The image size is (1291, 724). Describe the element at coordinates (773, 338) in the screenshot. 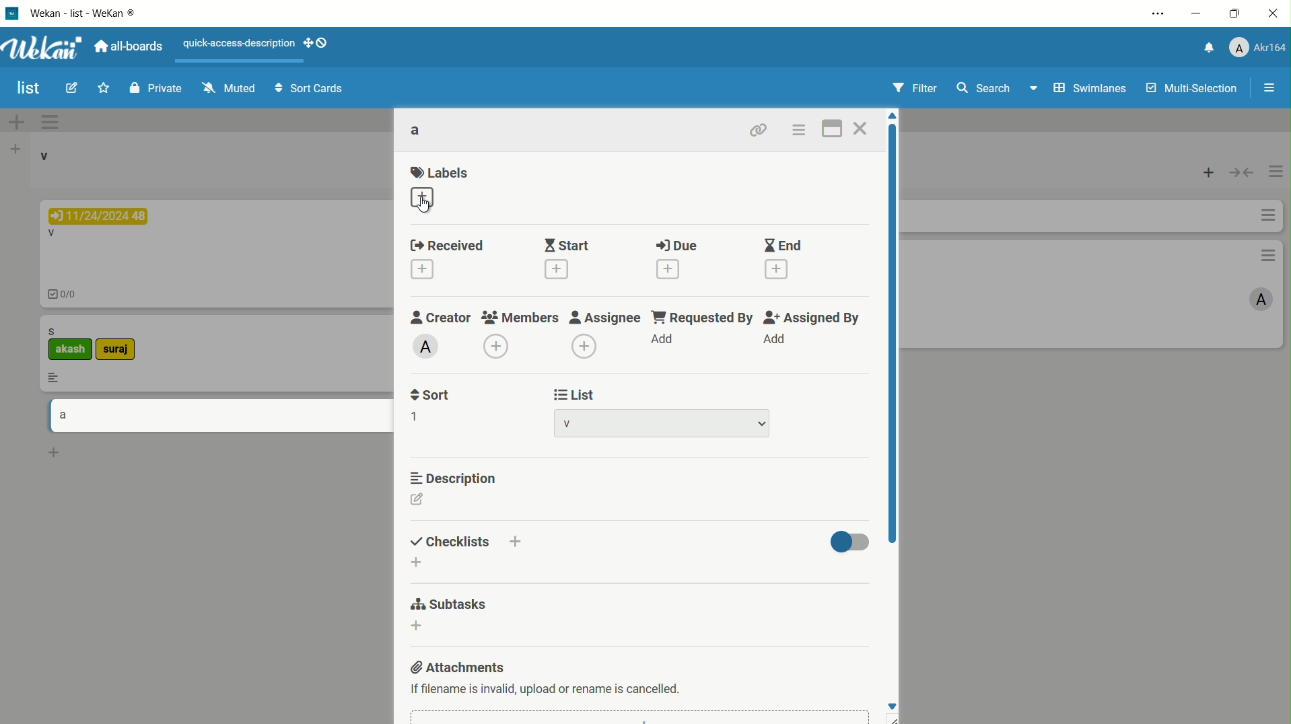

I see `add` at that location.